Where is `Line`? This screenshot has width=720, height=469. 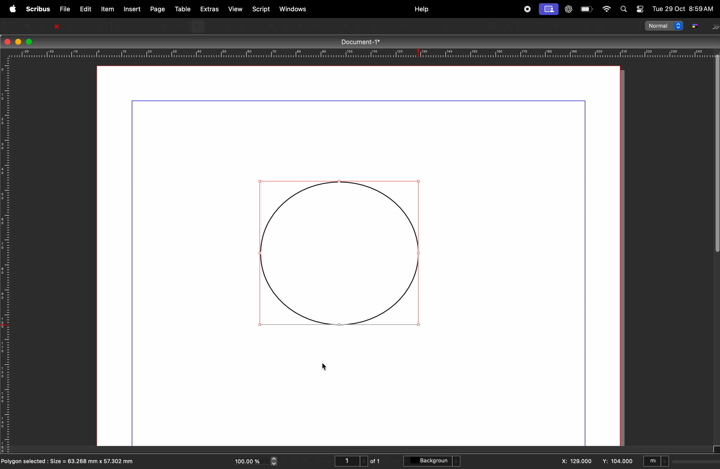 Line is located at coordinates (332, 26).